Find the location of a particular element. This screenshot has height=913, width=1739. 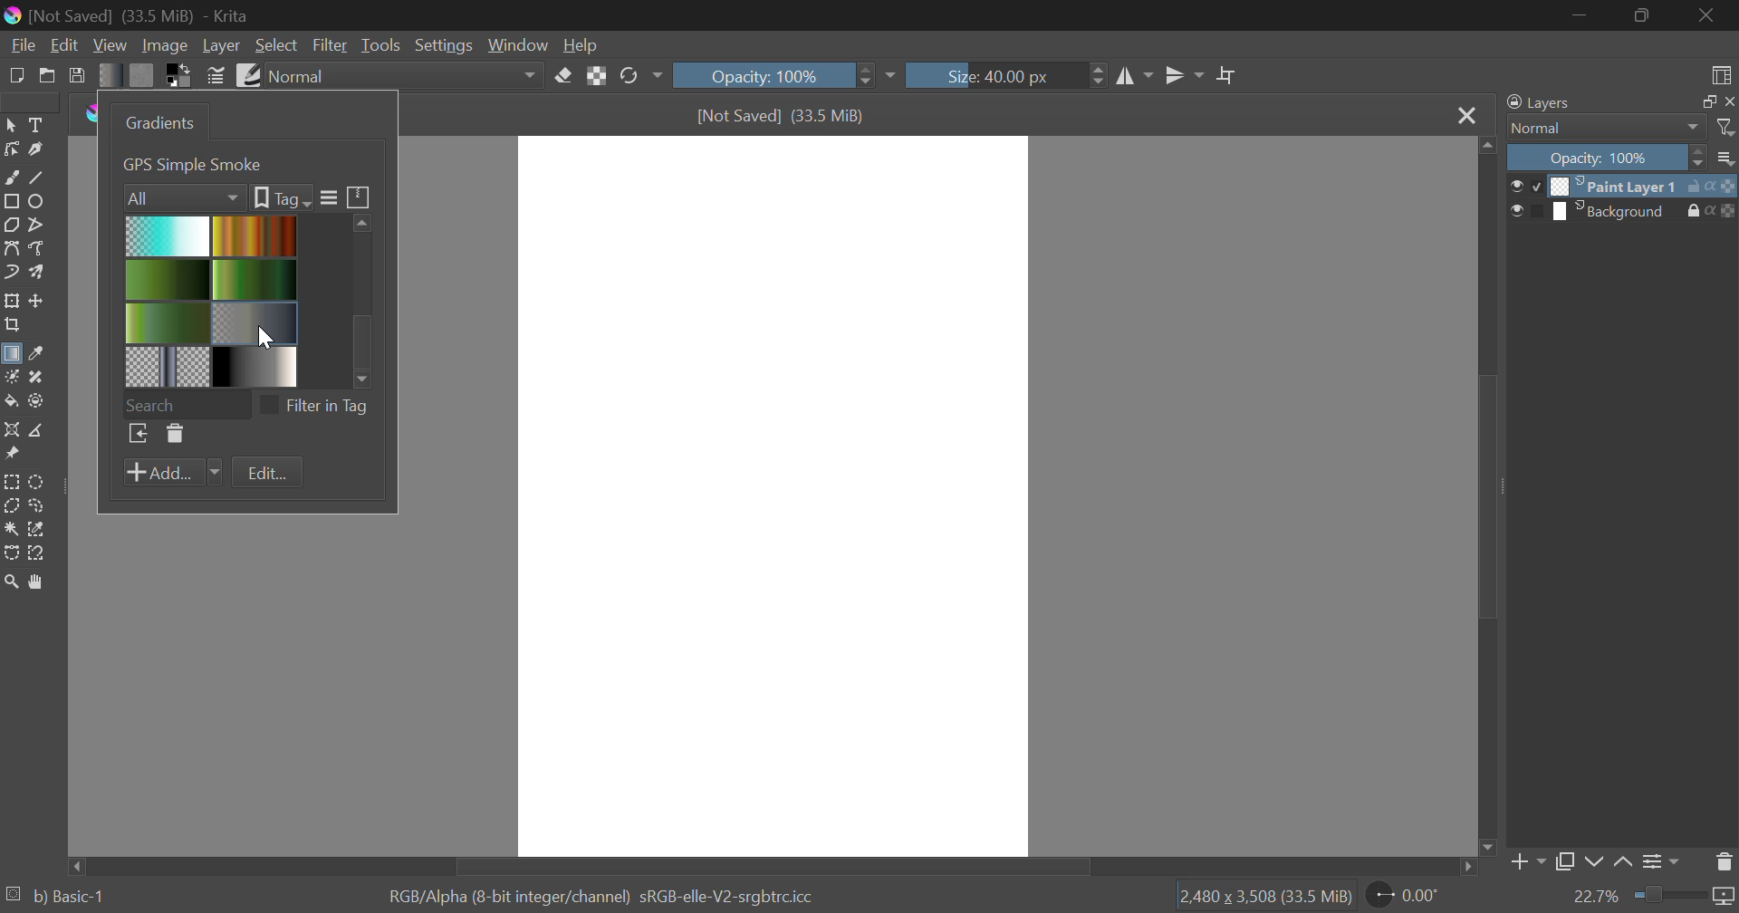

Rotate is located at coordinates (640, 77).